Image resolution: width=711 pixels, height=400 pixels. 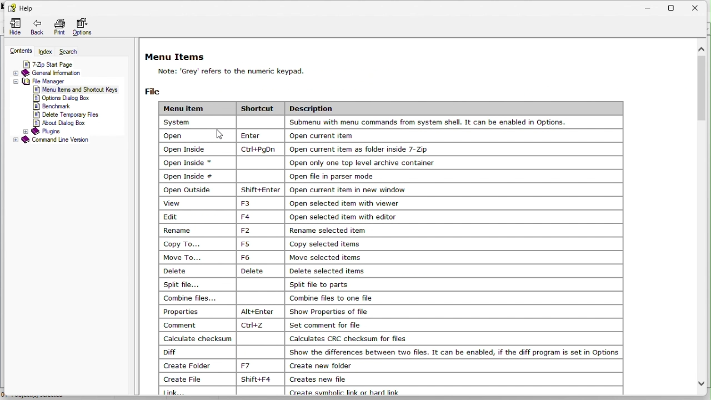 I want to click on | Comment | Cu+Z | Set comment for file, so click(x=268, y=325).